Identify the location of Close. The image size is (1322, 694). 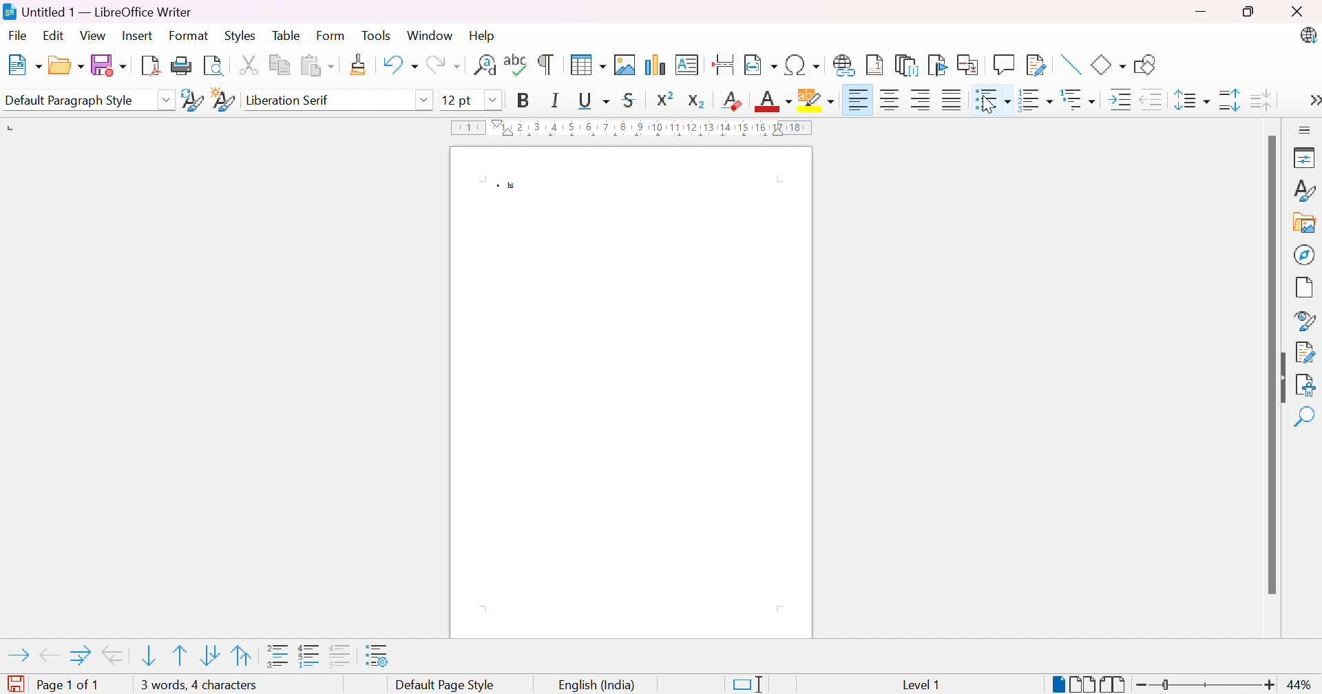
(1301, 11).